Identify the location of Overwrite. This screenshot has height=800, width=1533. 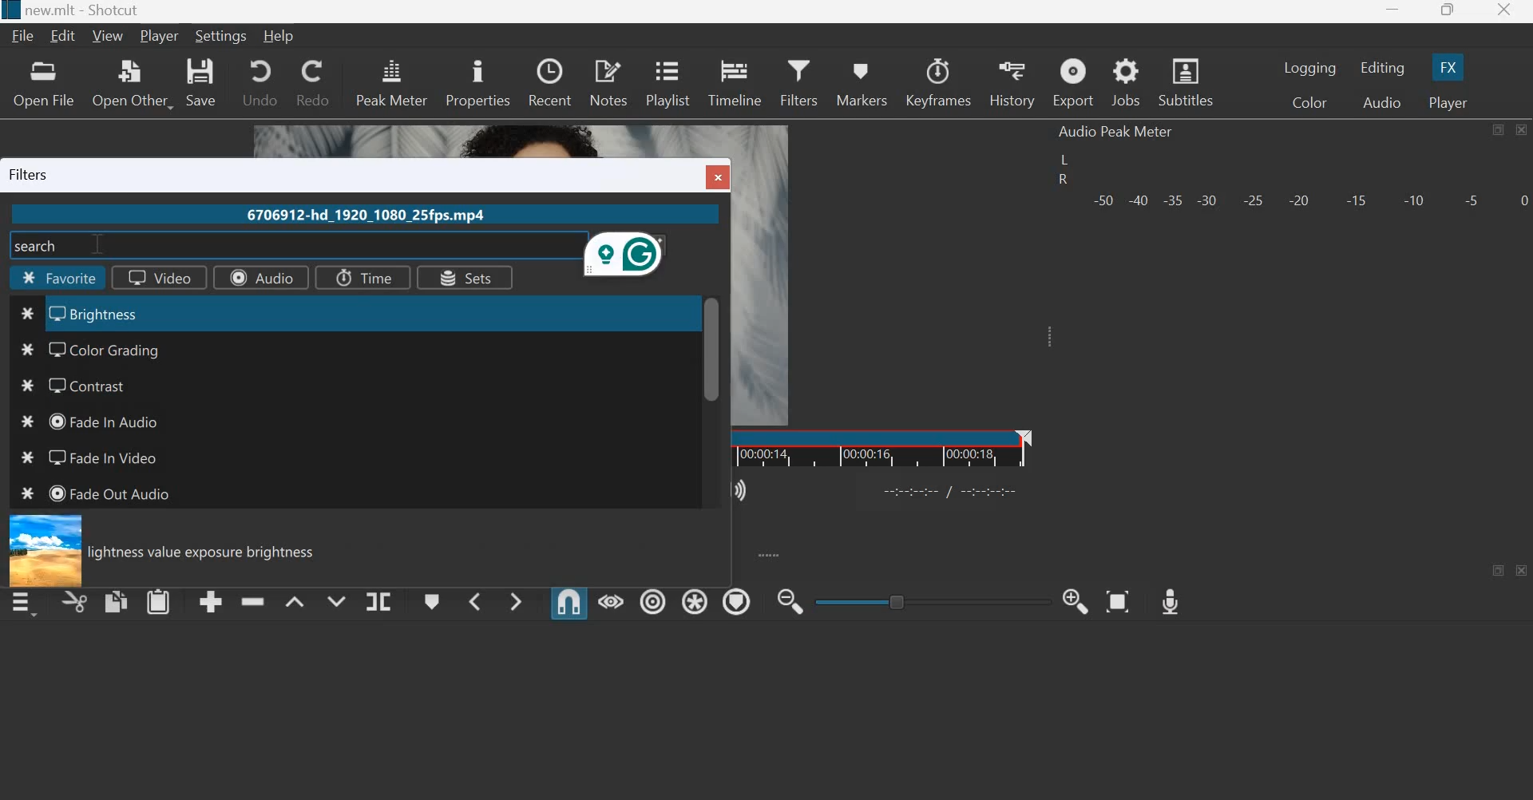
(334, 599).